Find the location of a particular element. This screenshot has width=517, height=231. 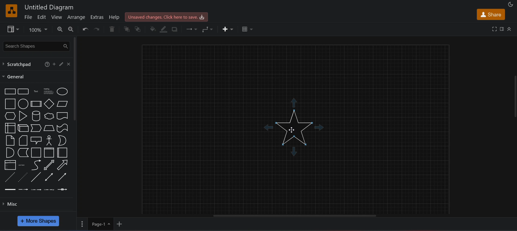

fill color is located at coordinates (153, 29).